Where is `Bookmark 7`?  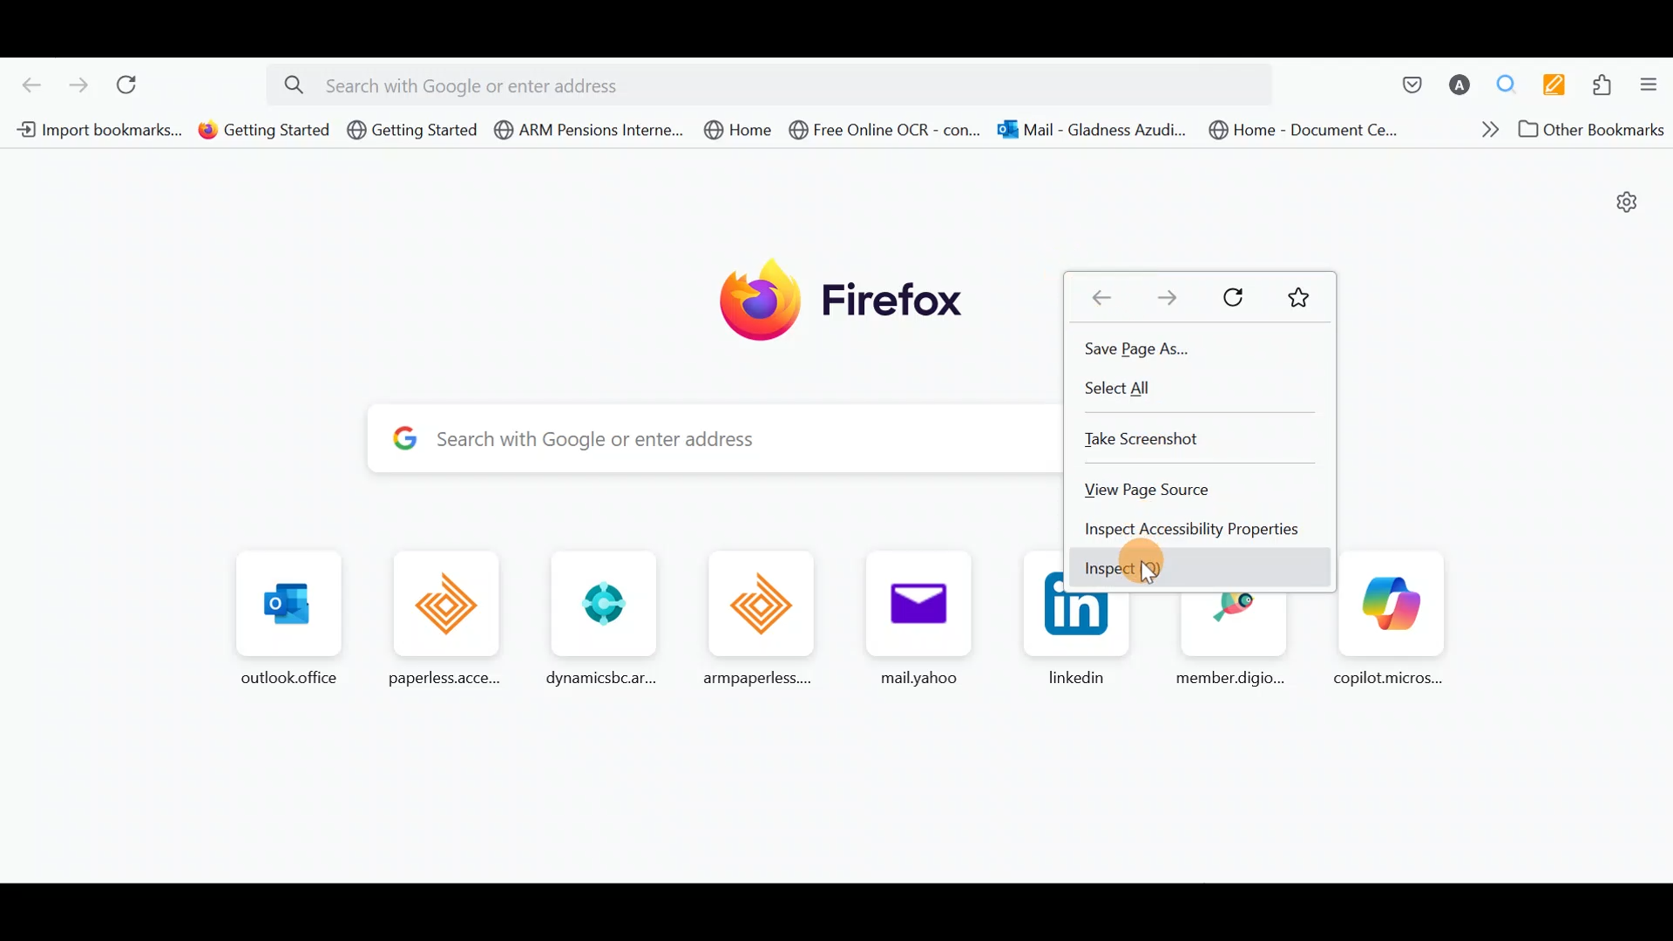 Bookmark 7 is located at coordinates (1090, 131).